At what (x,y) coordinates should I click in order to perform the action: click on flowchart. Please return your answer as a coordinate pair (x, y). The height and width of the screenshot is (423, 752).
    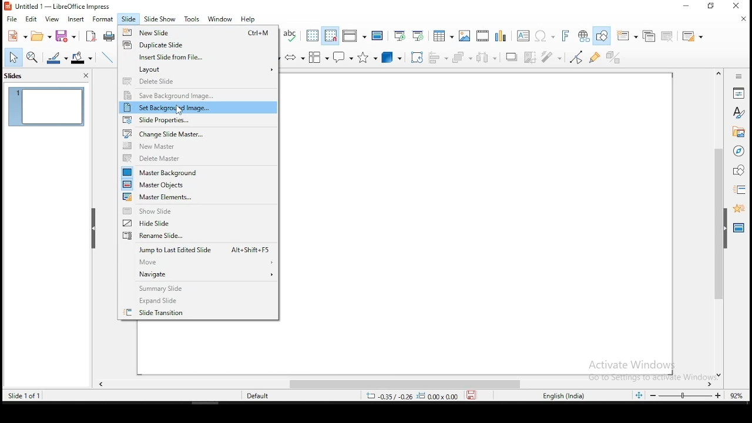
    Looking at the image, I should click on (318, 57).